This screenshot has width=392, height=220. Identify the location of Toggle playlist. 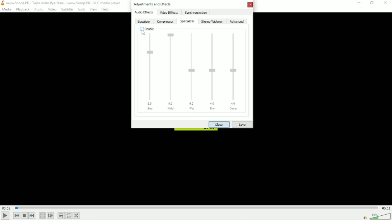
(61, 216).